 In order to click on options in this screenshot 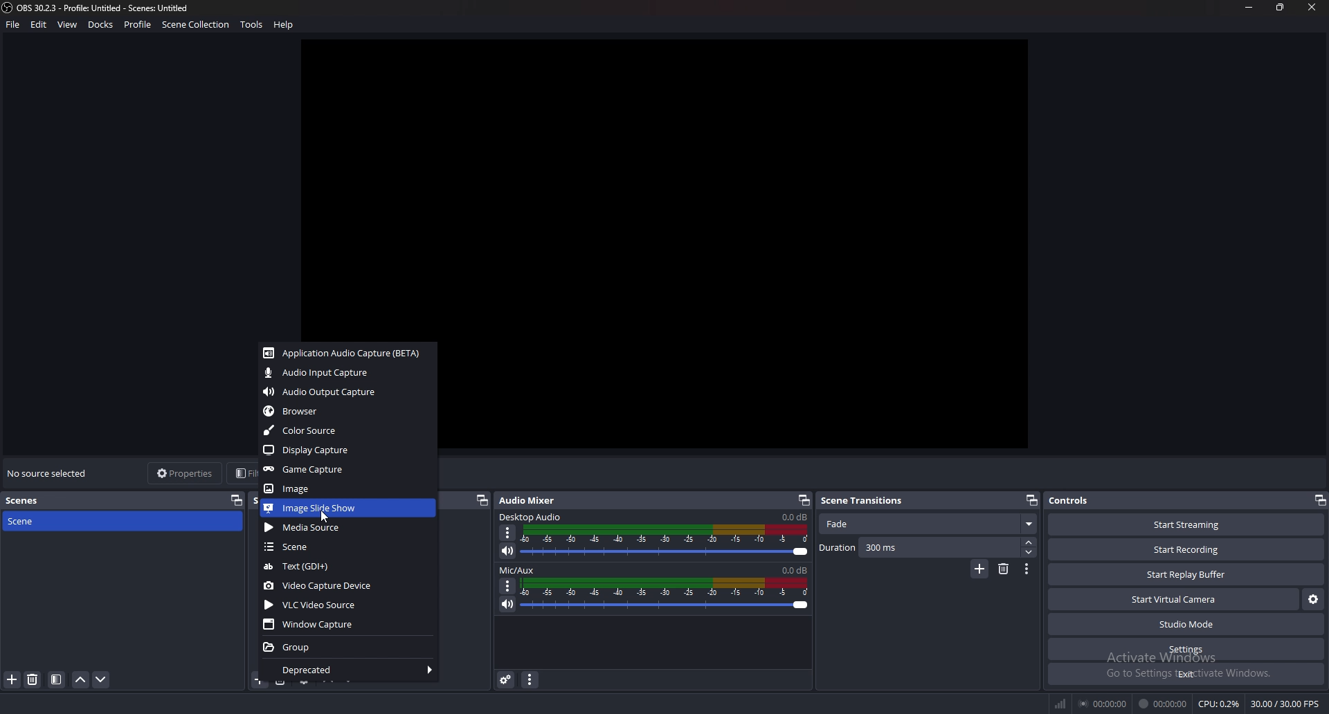, I will do `click(508, 533)`.